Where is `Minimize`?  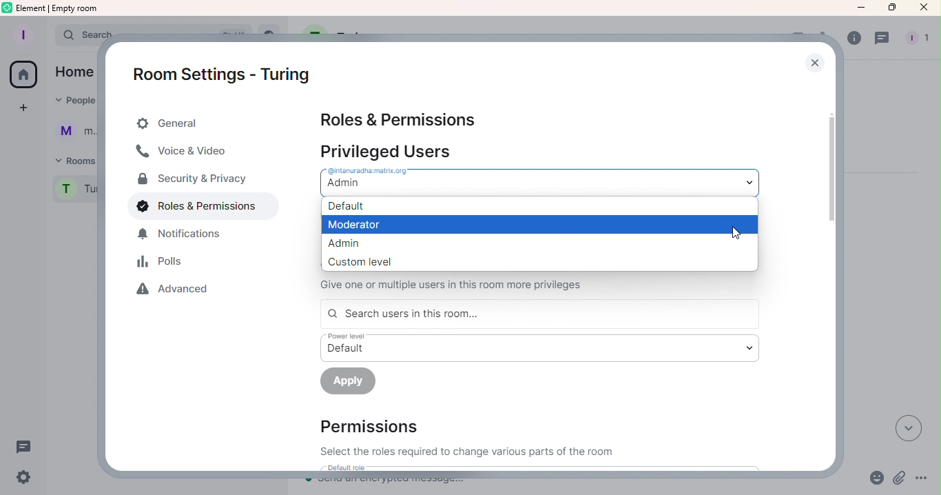 Minimize is located at coordinates (860, 11).